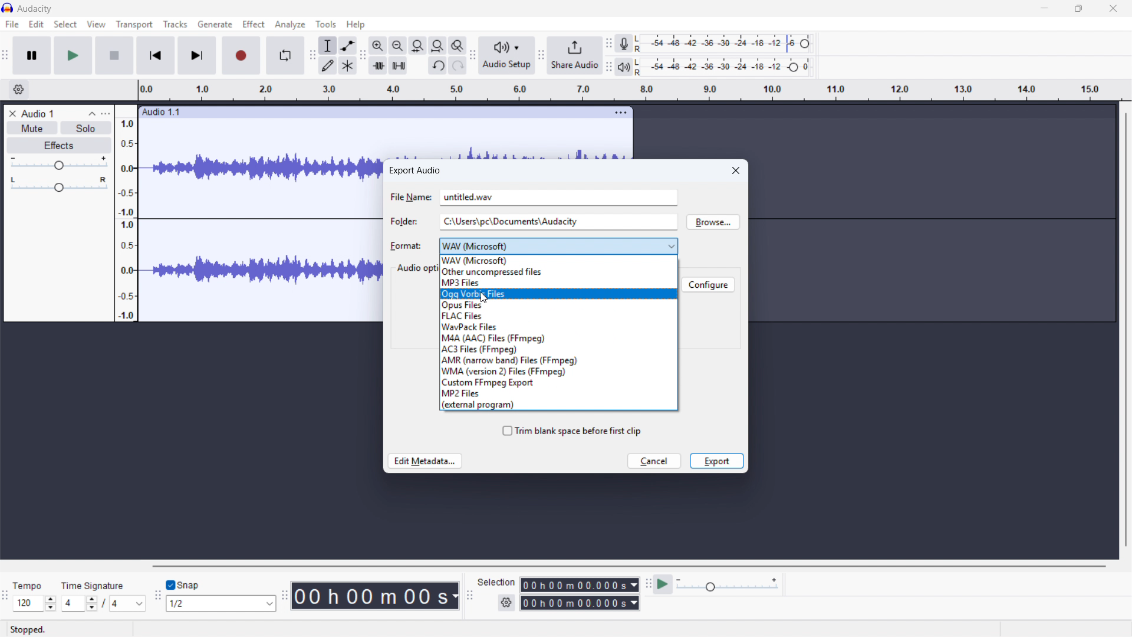 Image resolution: width=1132 pixels, height=637 pixels. Describe the element at coordinates (559, 282) in the screenshot. I see `MP3 files ` at that location.